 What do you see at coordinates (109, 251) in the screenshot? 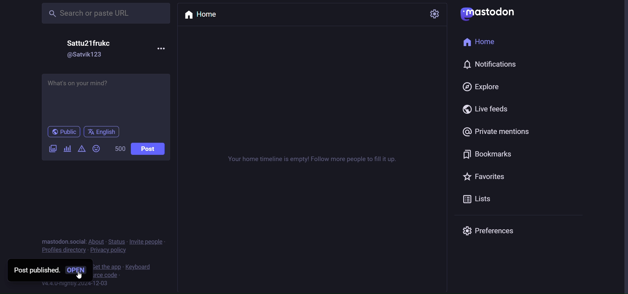
I see `privacy policy` at bounding box center [109, 251].